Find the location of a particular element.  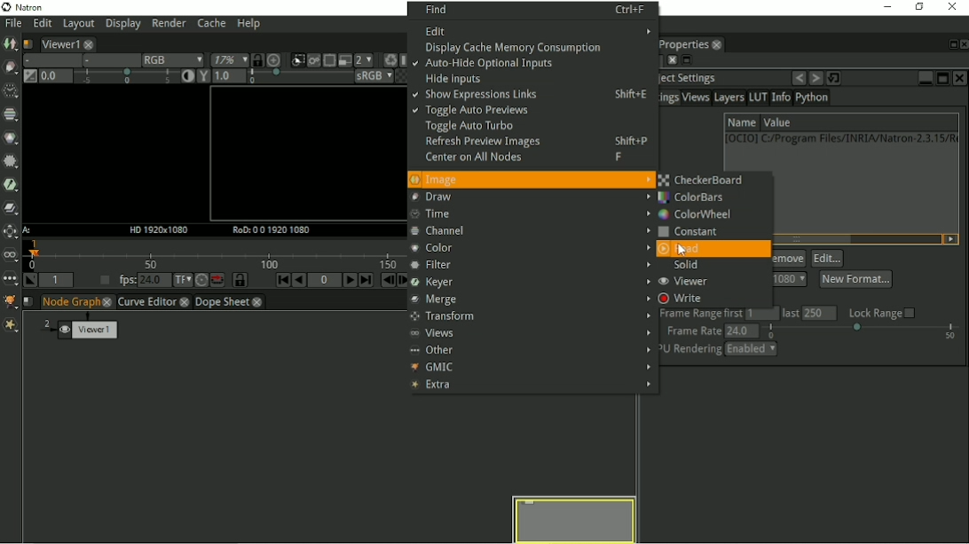

Float pane is located at coordinates (687, 61).